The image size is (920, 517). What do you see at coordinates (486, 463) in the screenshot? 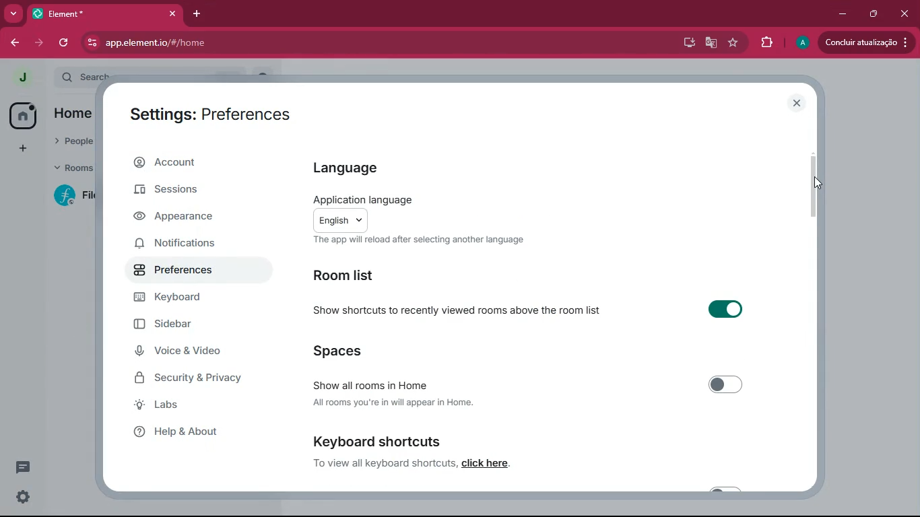
I see `click here` at bounding box center [486, 463].